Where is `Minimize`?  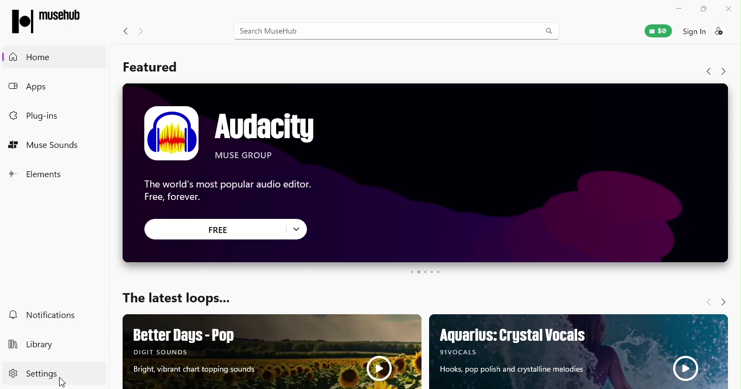
Minimize is located at coordinates (678, 8).